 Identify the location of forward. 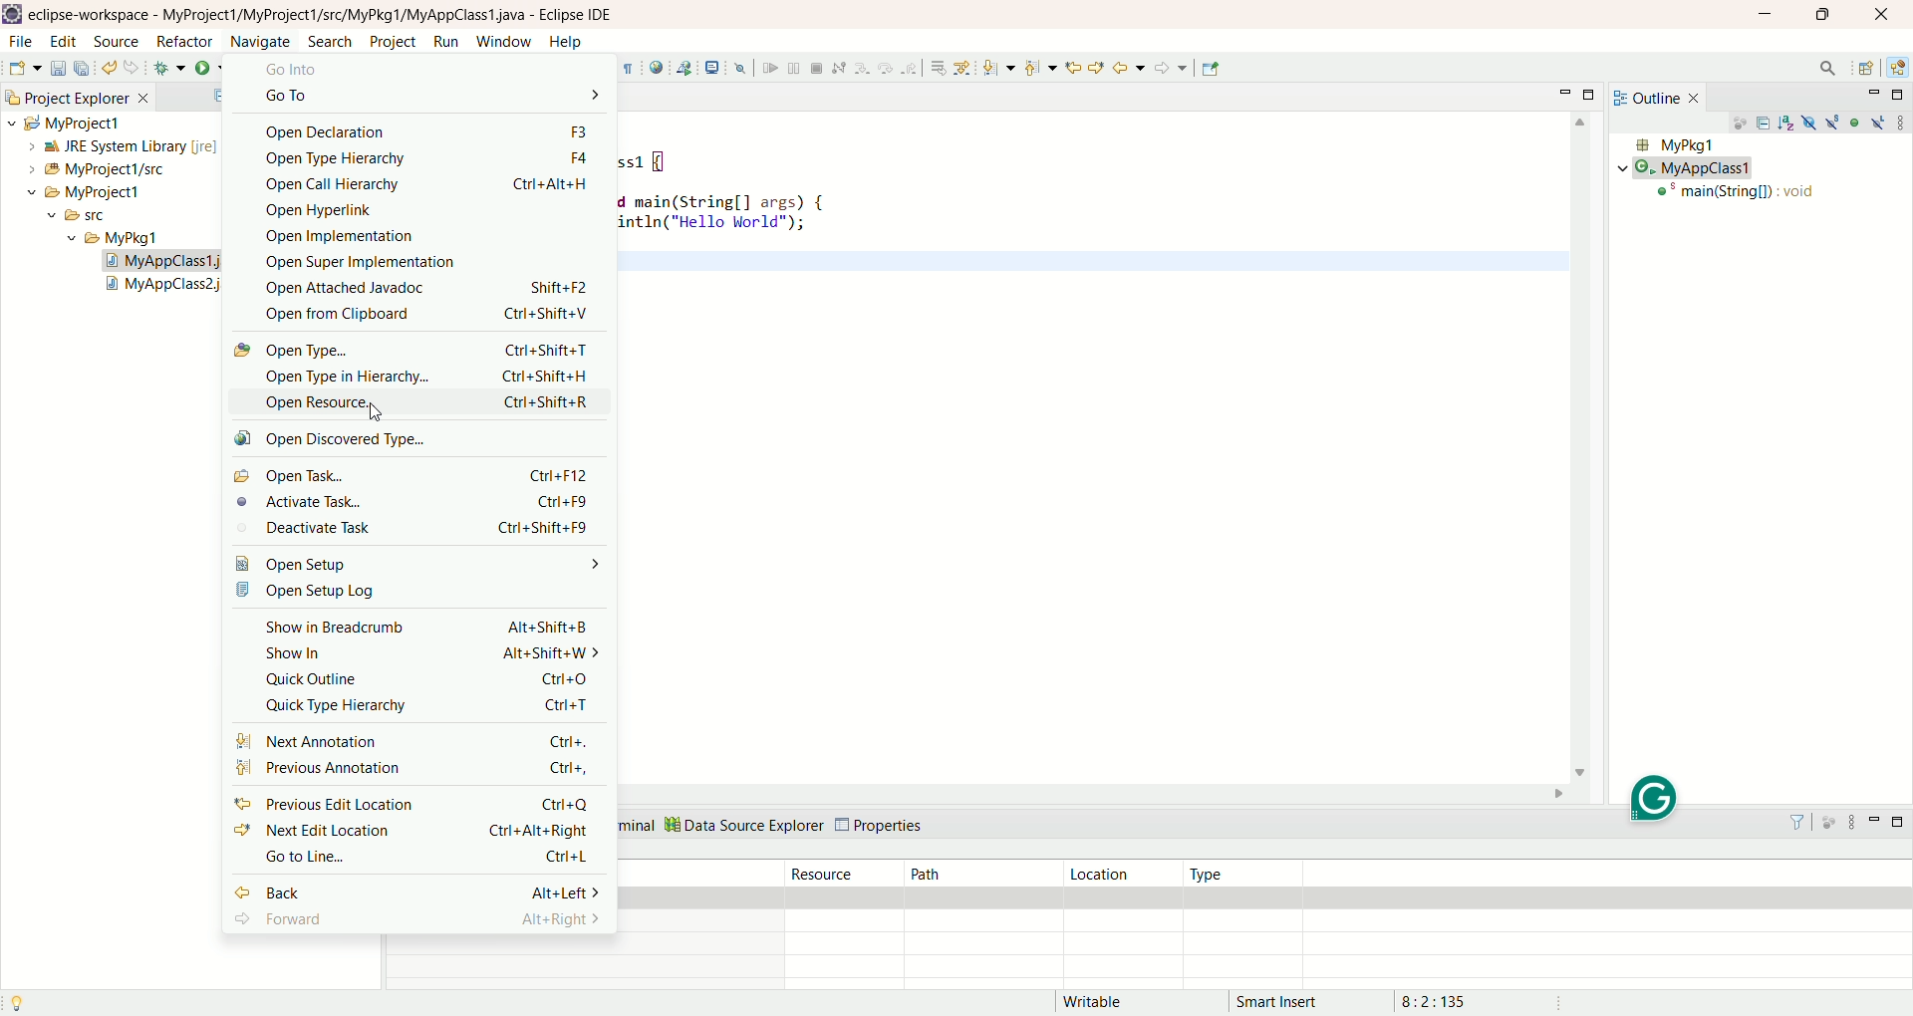
(416, 919).